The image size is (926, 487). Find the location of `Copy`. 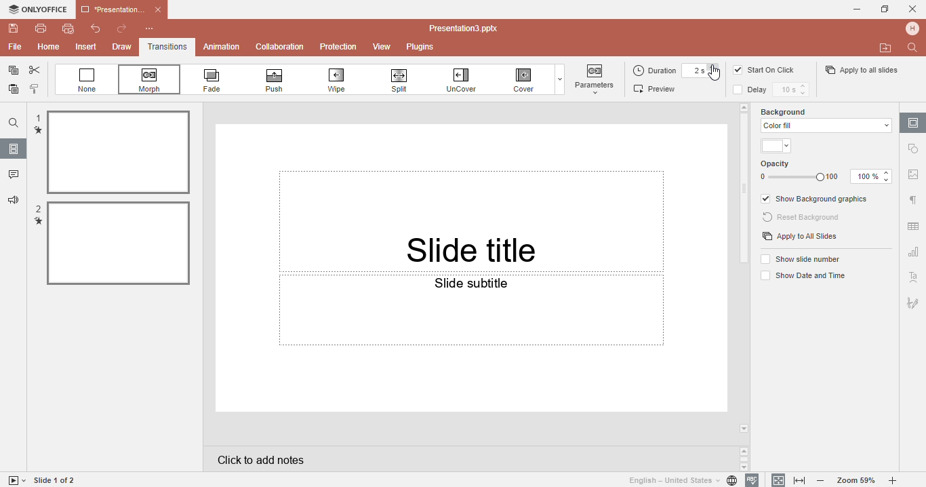

Copy is located at coordinates (11, 71).